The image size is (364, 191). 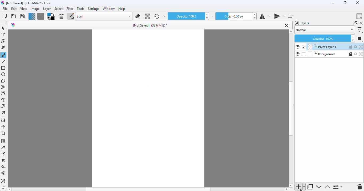 What do you see at coordinates (356, 46) in the screenshot?
I see `inherit alpha: no` at bounding box center [356, 46].